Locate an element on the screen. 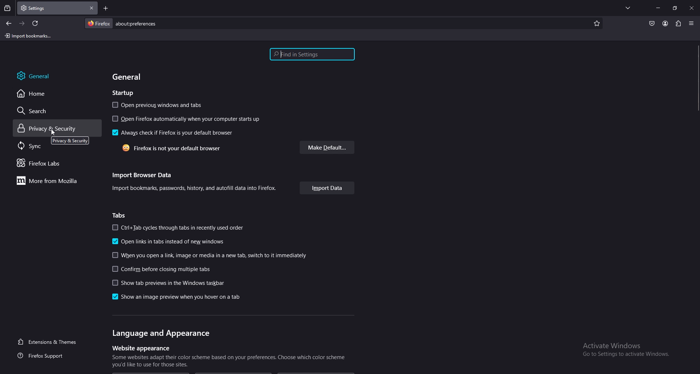 This screenshot has height=374, width=700. forward is located at coordinates (23, 24).